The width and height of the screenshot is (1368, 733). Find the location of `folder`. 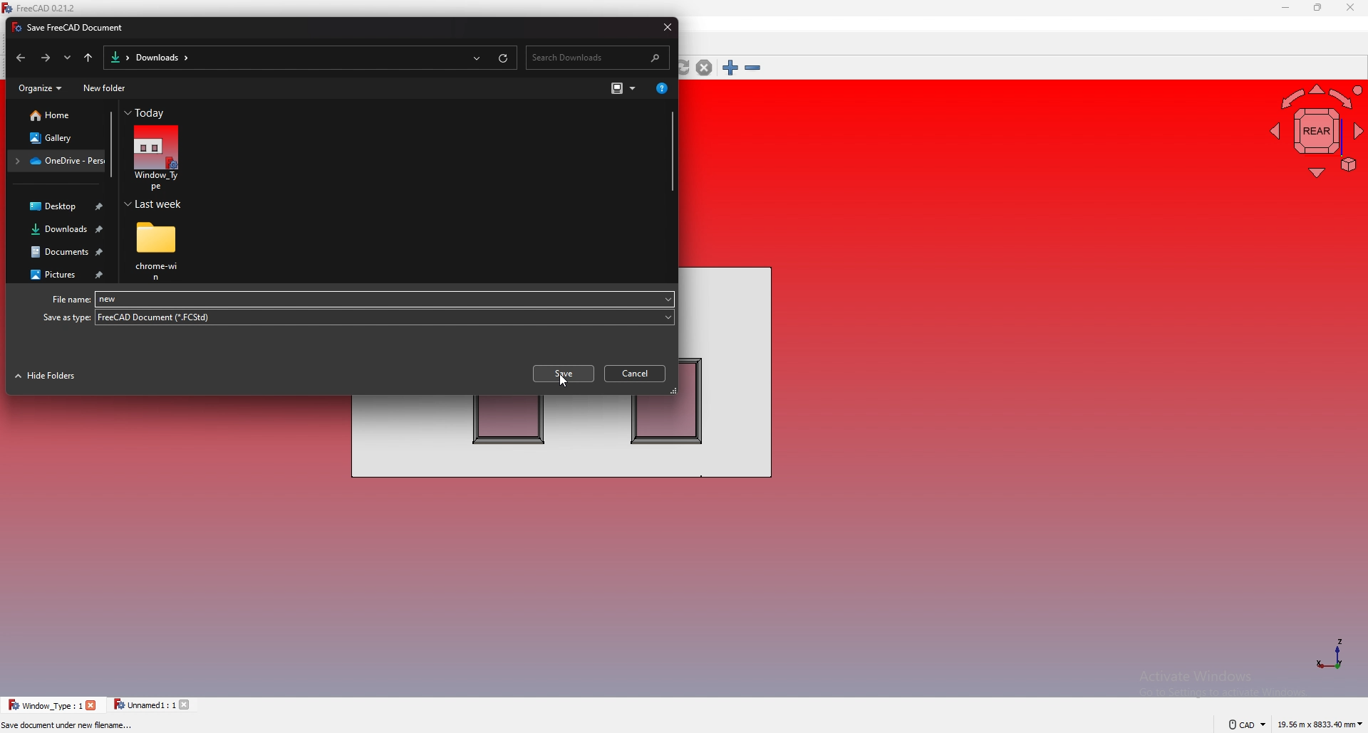

folder is located at coordinates (117, 57).